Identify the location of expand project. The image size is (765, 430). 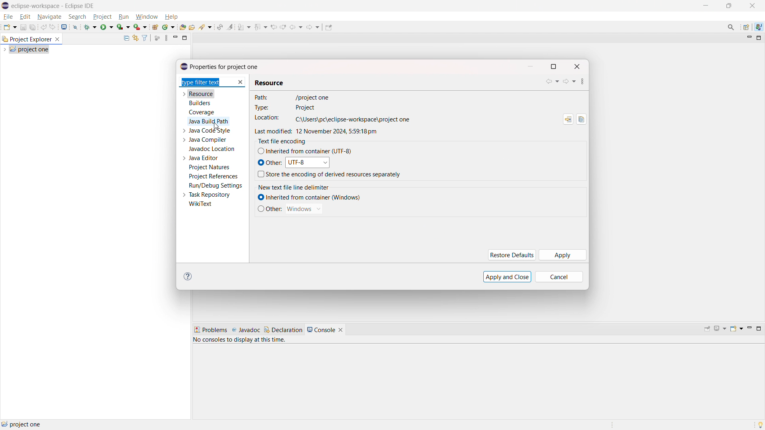
(5, 49).